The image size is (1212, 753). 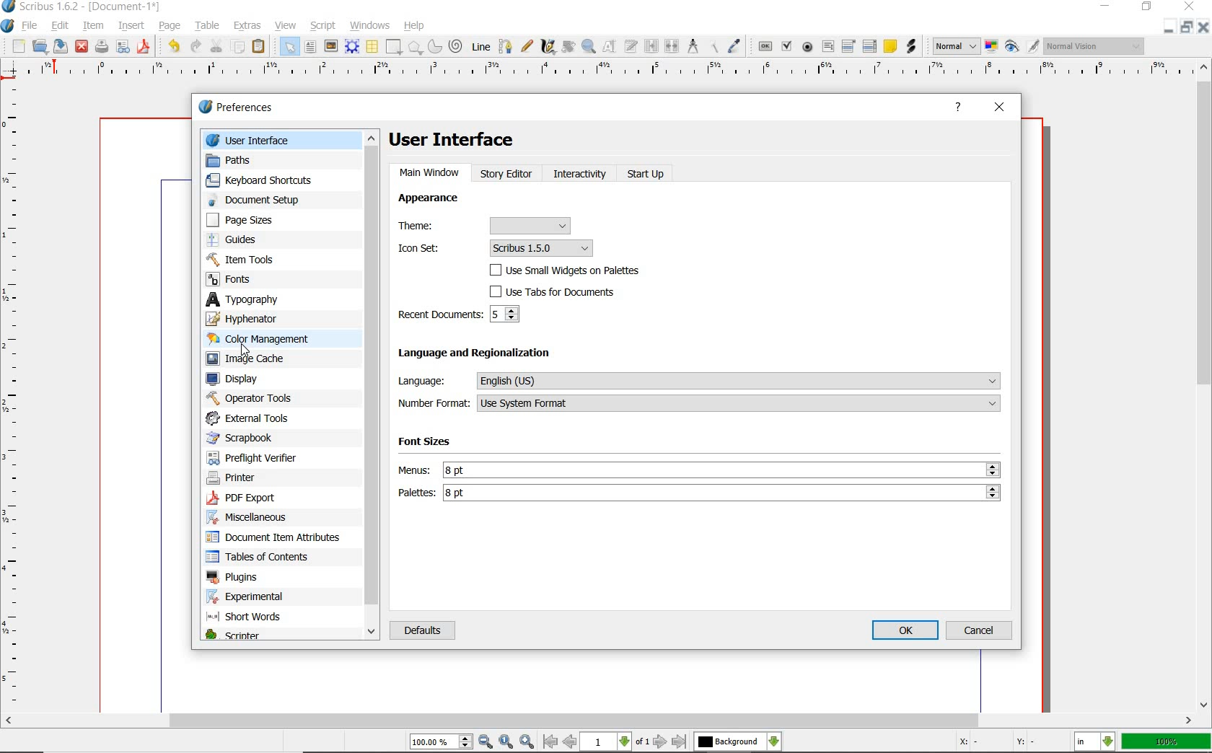 I want to click on text annotation, so click(x=890, y=47).